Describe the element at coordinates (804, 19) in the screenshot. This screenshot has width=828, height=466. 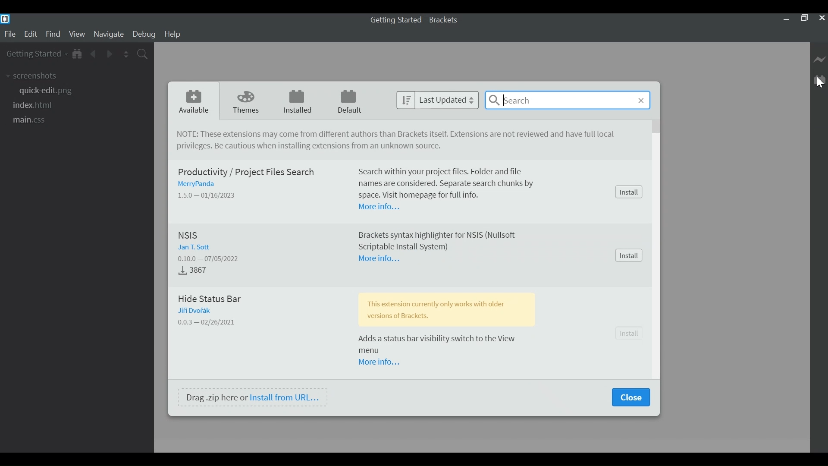
I see `Restore` at that location.